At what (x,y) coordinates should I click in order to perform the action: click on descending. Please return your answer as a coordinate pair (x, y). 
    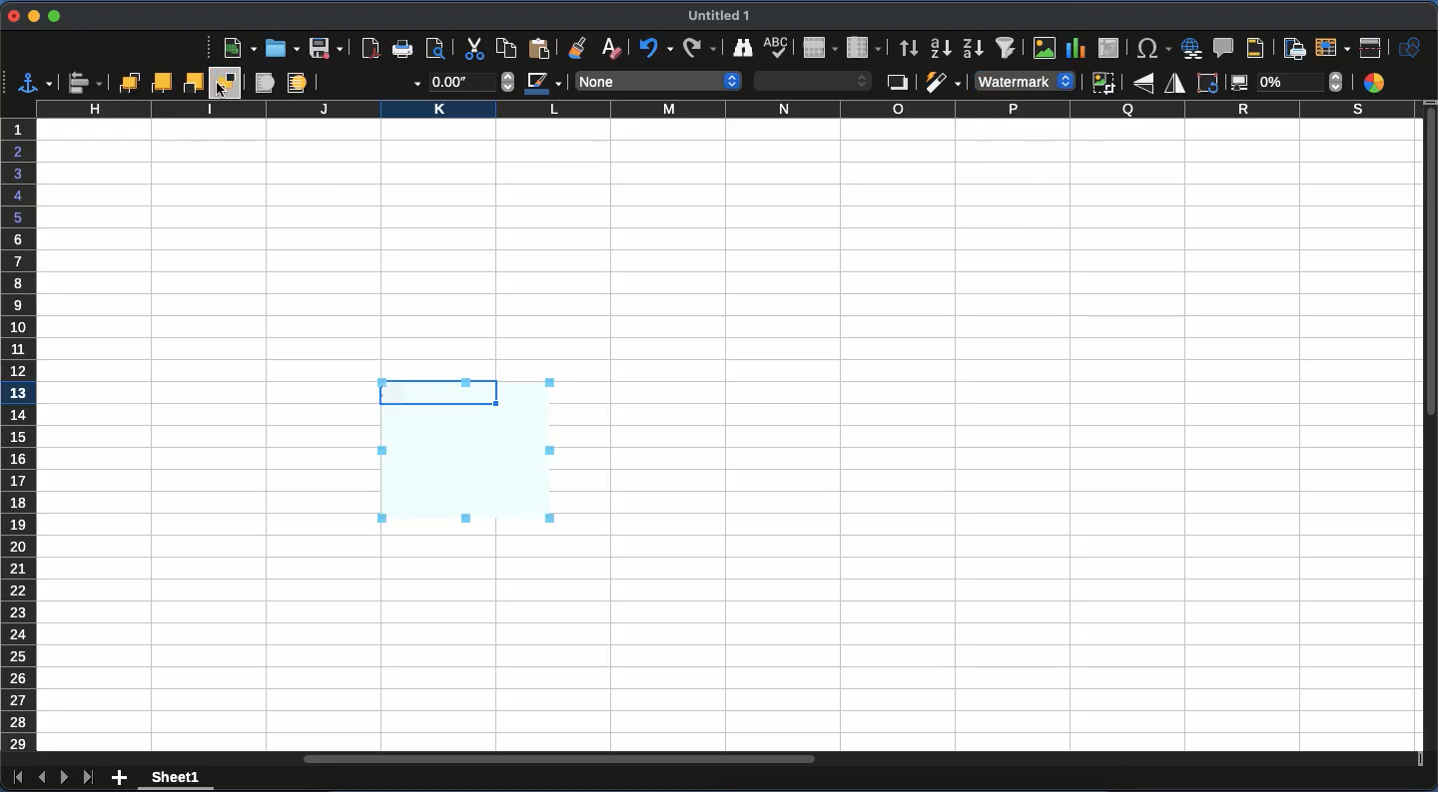
    Looking at the image, I should click on (973, 48).